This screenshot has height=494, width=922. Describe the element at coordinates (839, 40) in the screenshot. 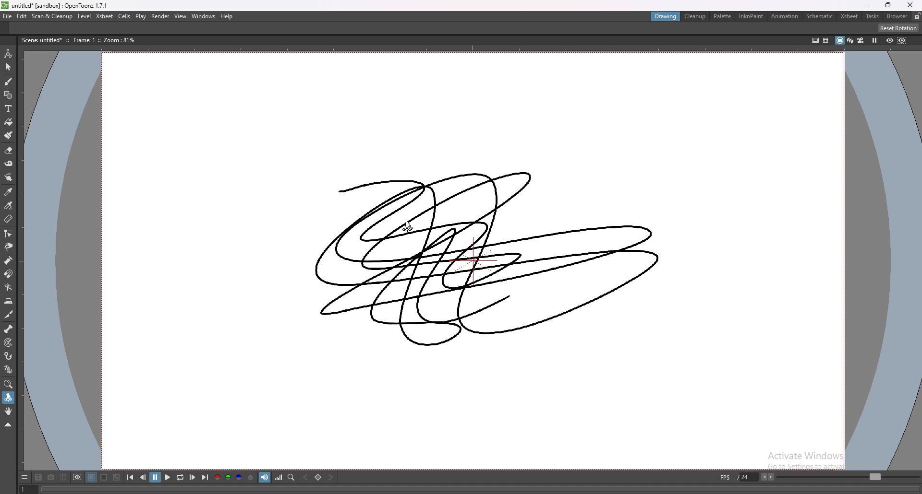

I see `camera stand view` at that location.